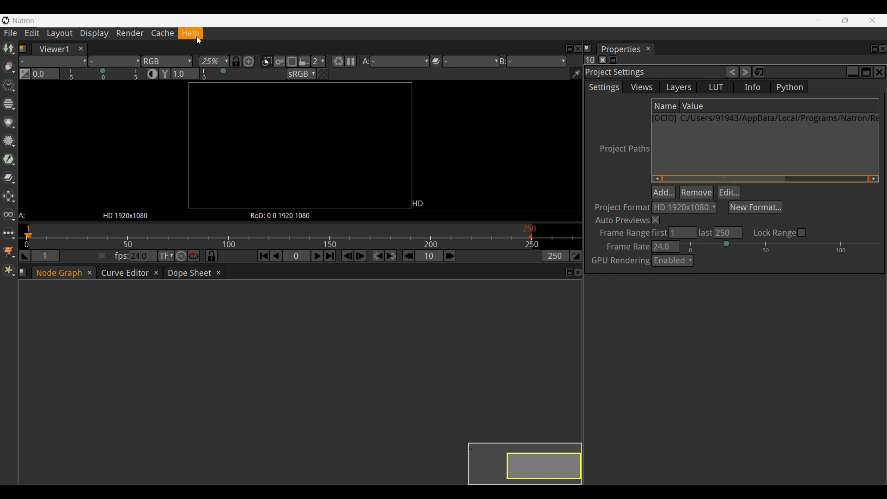 This screenshot has height=499, width=887. I want to click on Frame rate slider, so click(780, 247).